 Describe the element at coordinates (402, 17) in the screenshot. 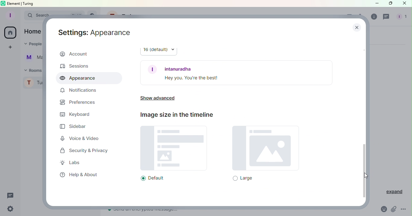

I see `People` at that location.